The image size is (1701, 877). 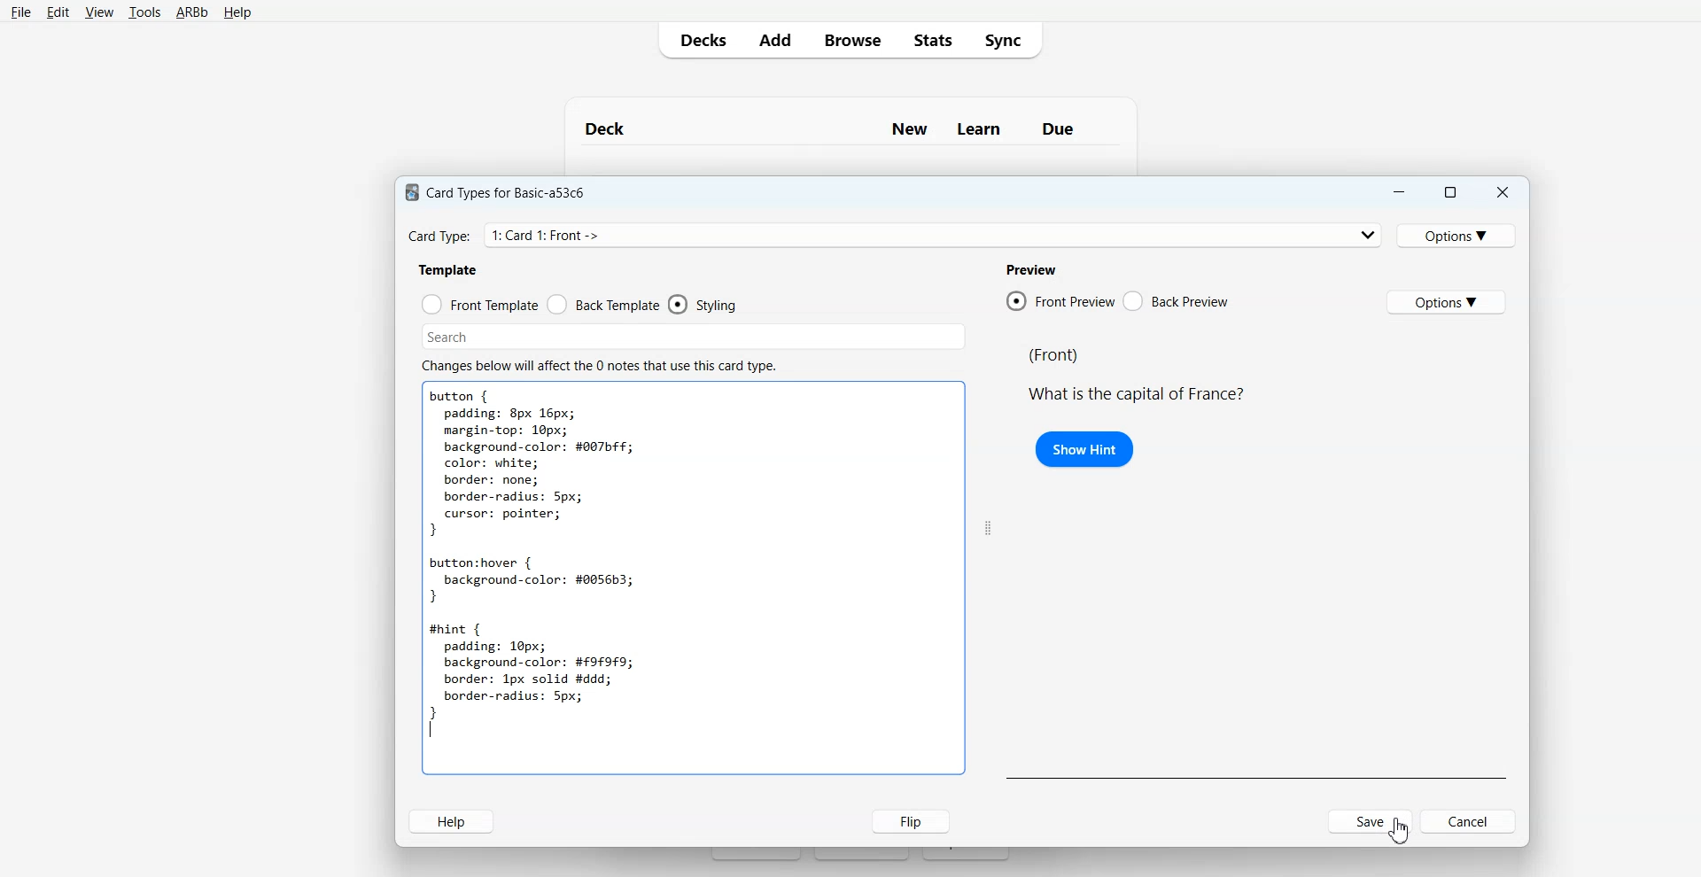 What do you see at coordinates (1060, 301) in the screenshot?
I see `Front Preview` at bounding box center [1060, 301].